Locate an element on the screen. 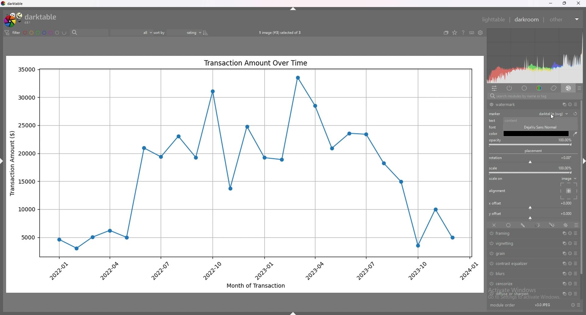  placement is located at coordinates (570, 191).